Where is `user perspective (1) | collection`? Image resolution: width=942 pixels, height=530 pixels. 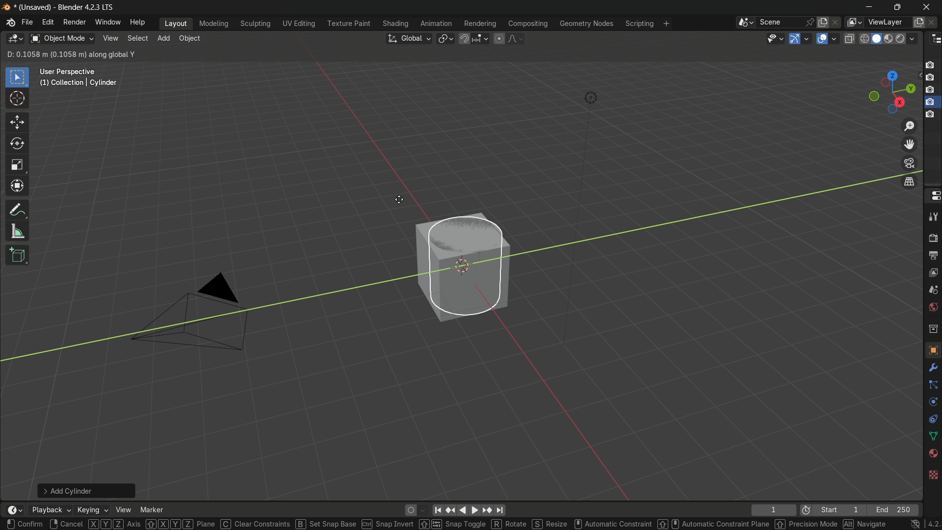 user perspective (1) | collection is located at coordinates (78, 80).